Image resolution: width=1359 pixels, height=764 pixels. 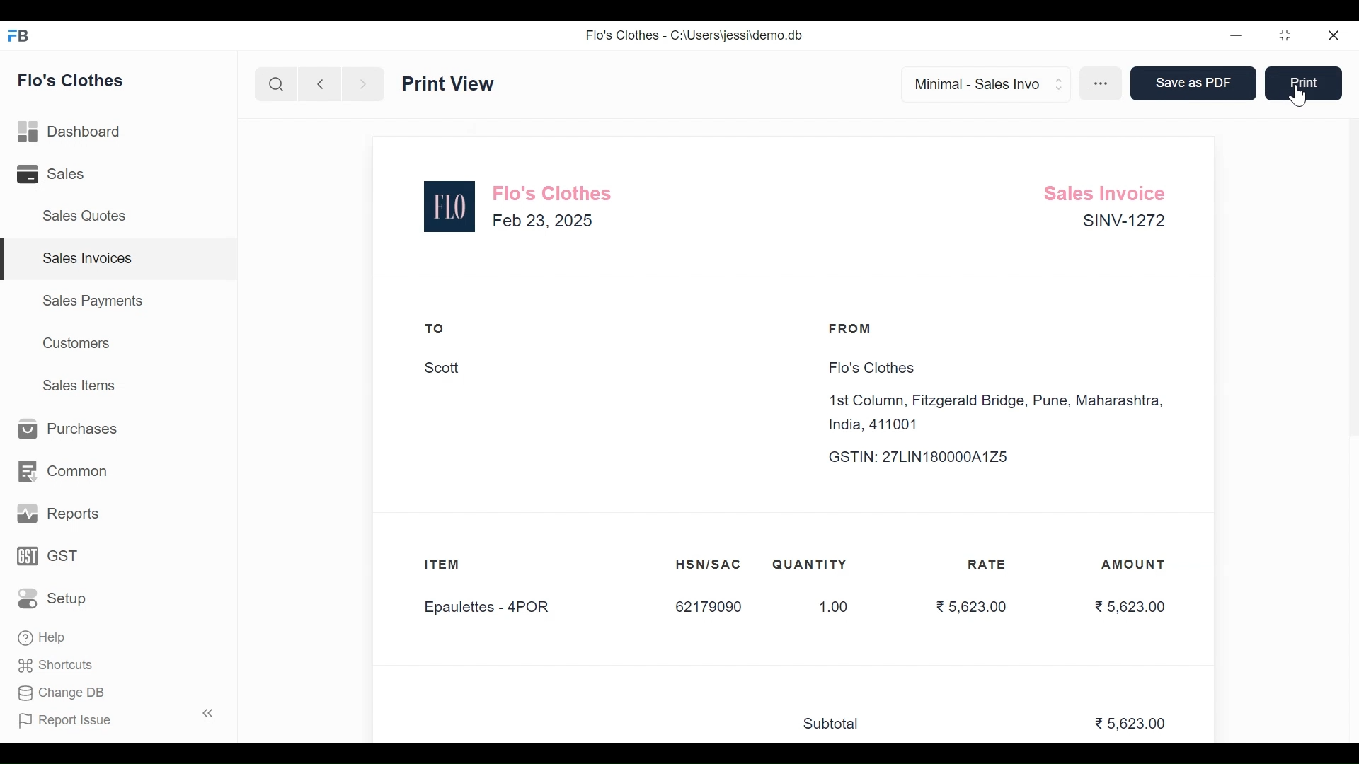 What do you see at coordinates (1300, 97) in the screenshot?
I see `cursor` at bounding box center [1300, 97].